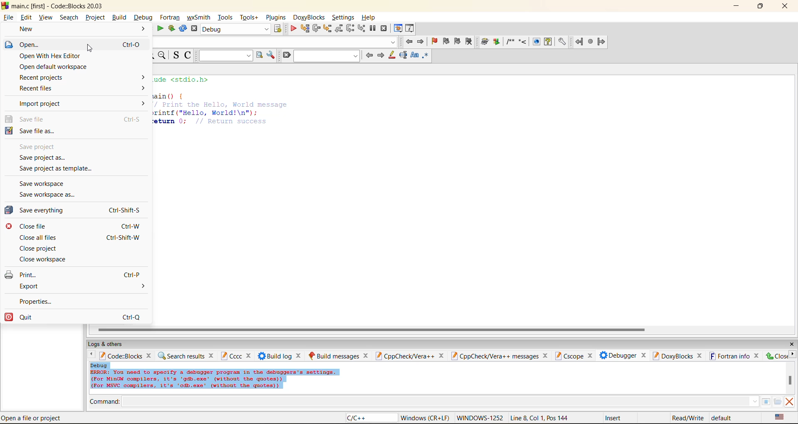 Image resolution: width=798 pixels, height=424 pixels. I want to click on close, so click(250, 356).